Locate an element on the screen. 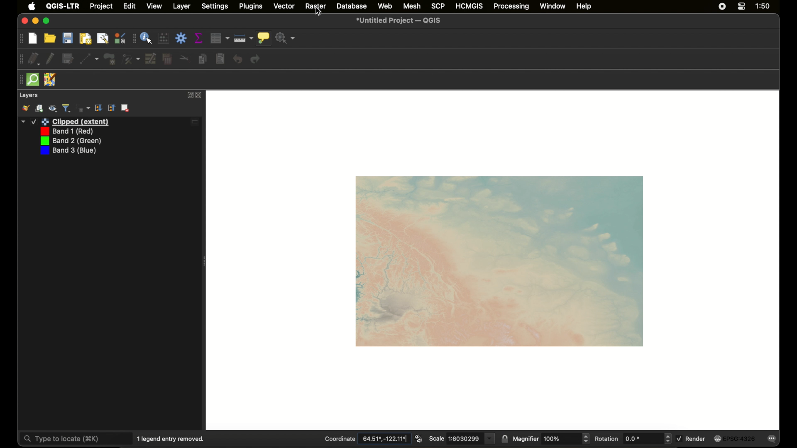 Image resolution: width=797 pixels, height=448 pixels. rotation is located at coordinates (633, 438).